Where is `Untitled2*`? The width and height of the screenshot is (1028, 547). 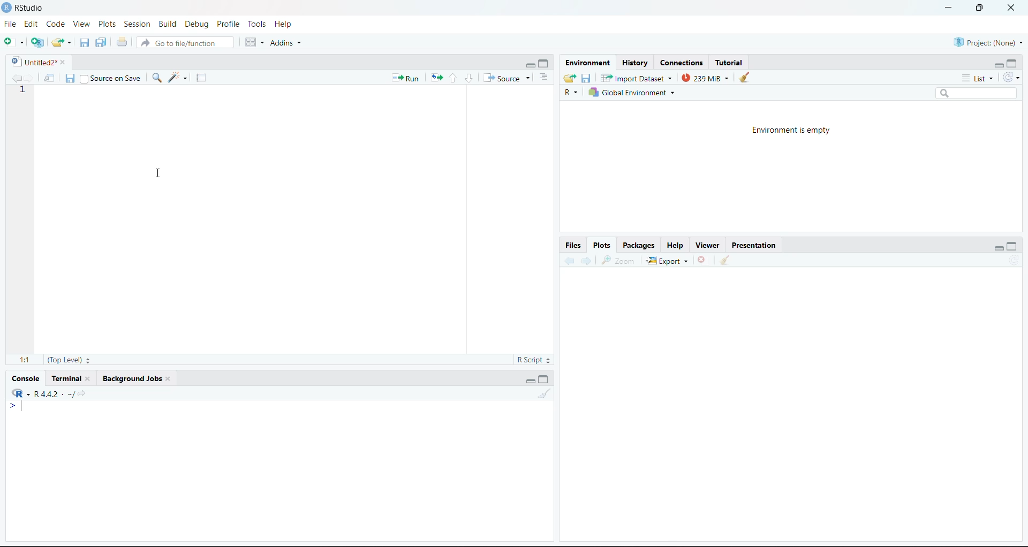
Untitled2* is located at coordinates (36, 60).